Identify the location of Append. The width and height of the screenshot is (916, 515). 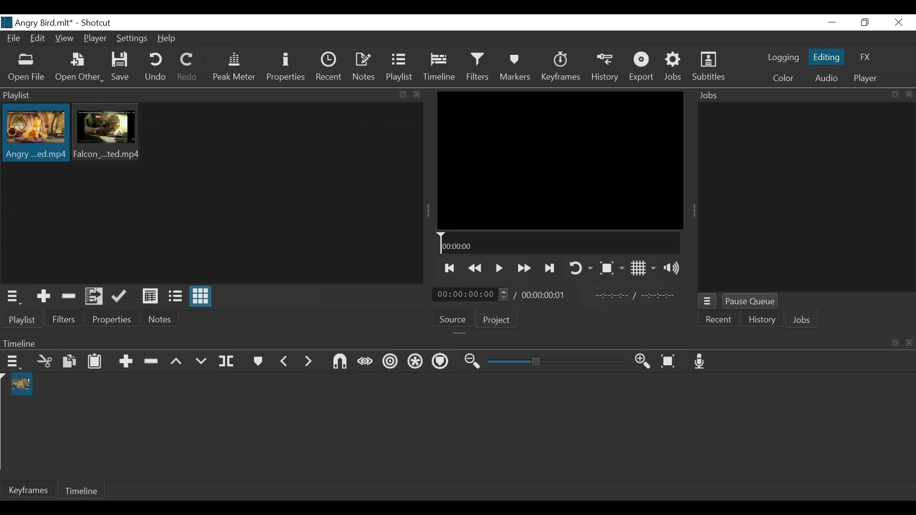
(127, 362).